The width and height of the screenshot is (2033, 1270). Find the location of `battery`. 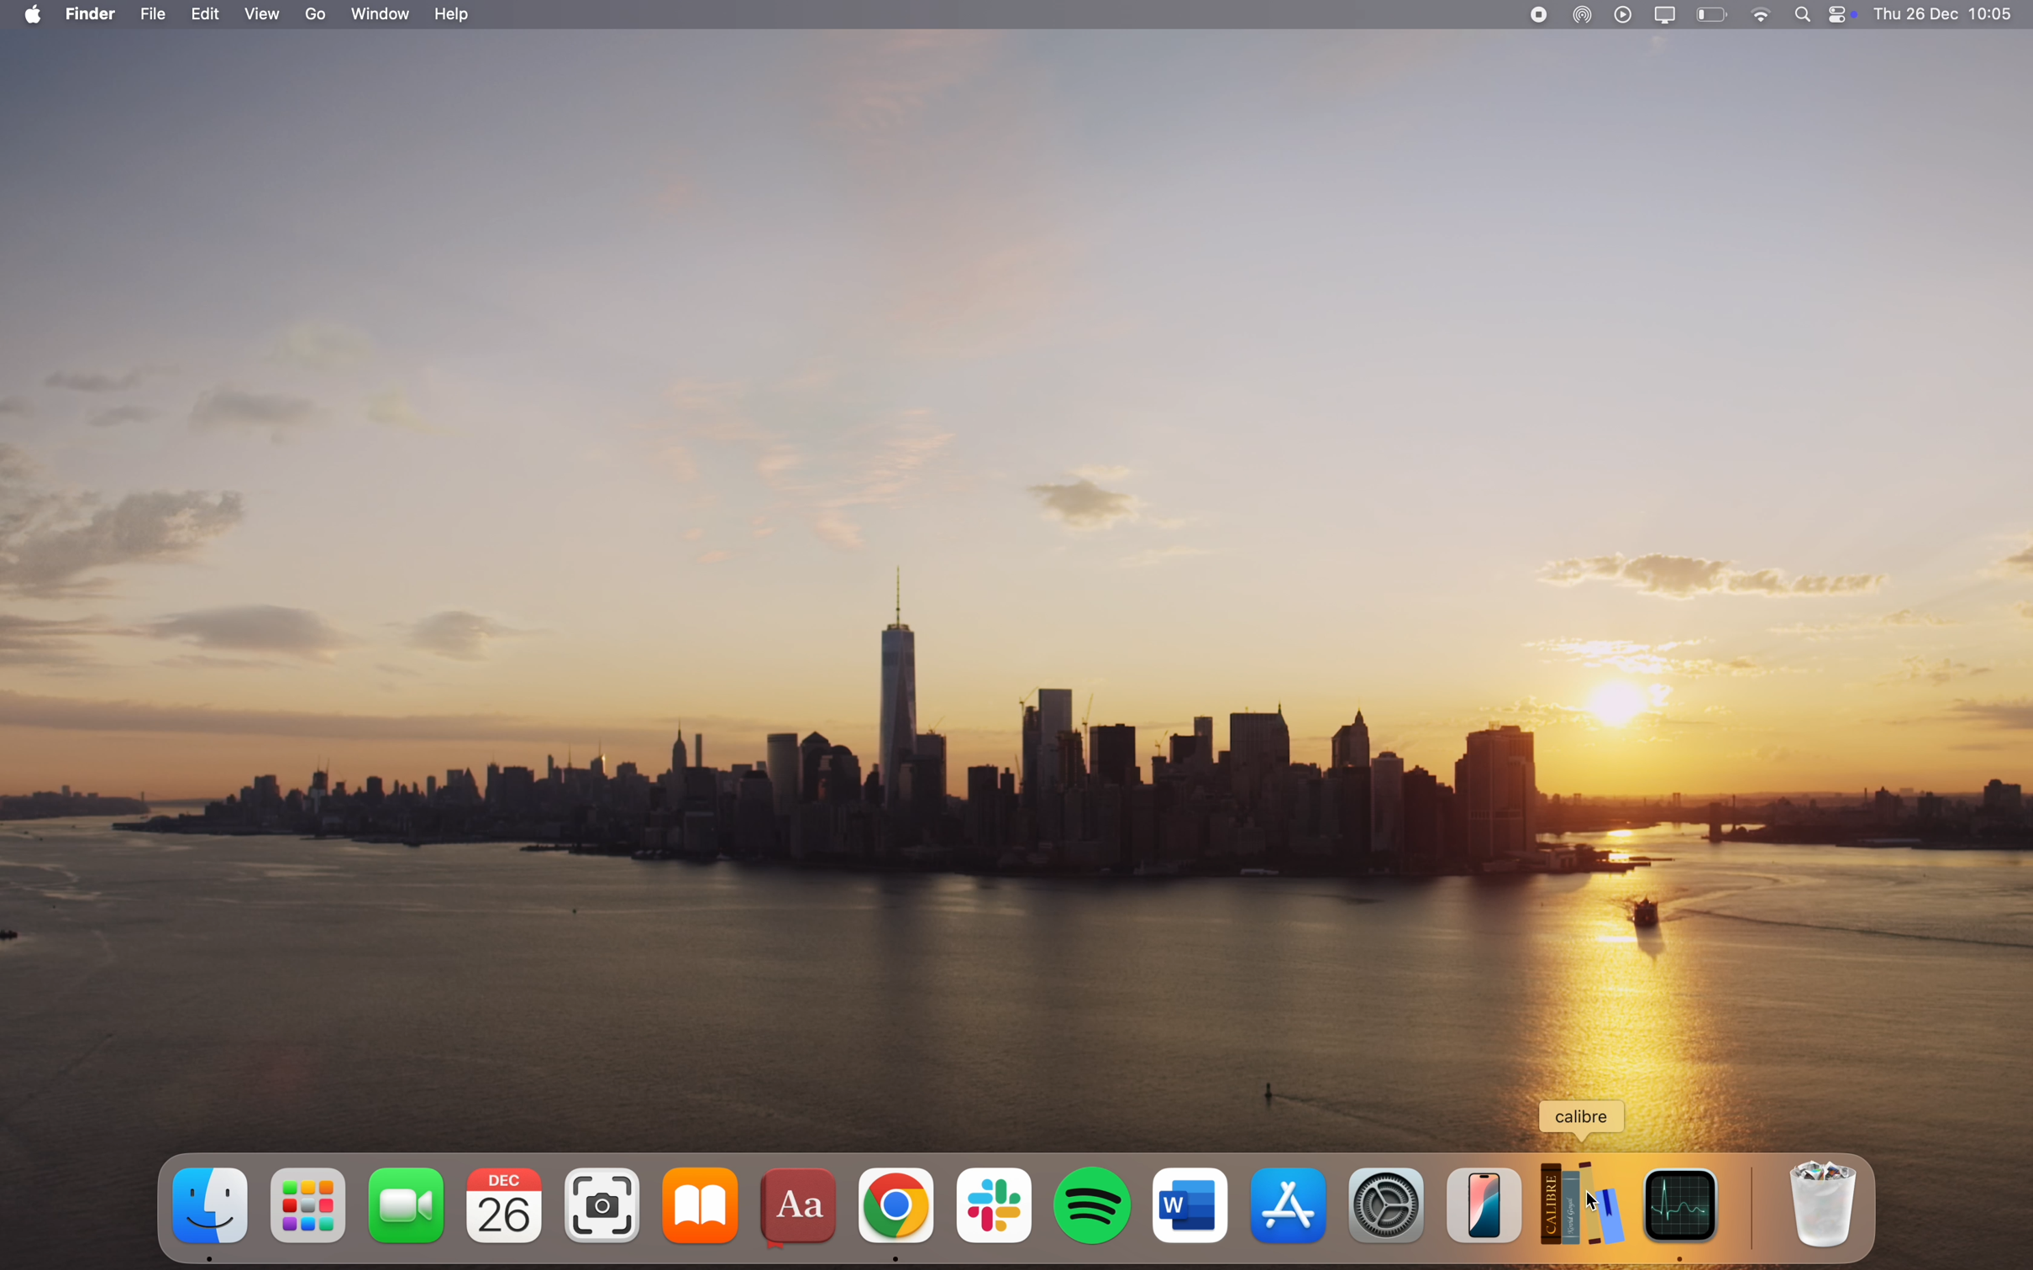

battery is located at coordinates (1713, 14).